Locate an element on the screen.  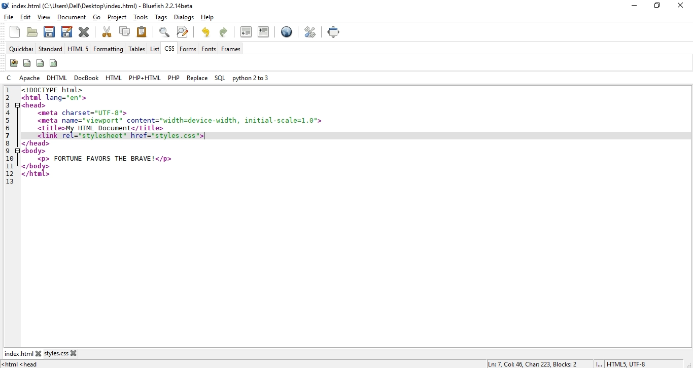
<head> is located at coordinates (34, 105).